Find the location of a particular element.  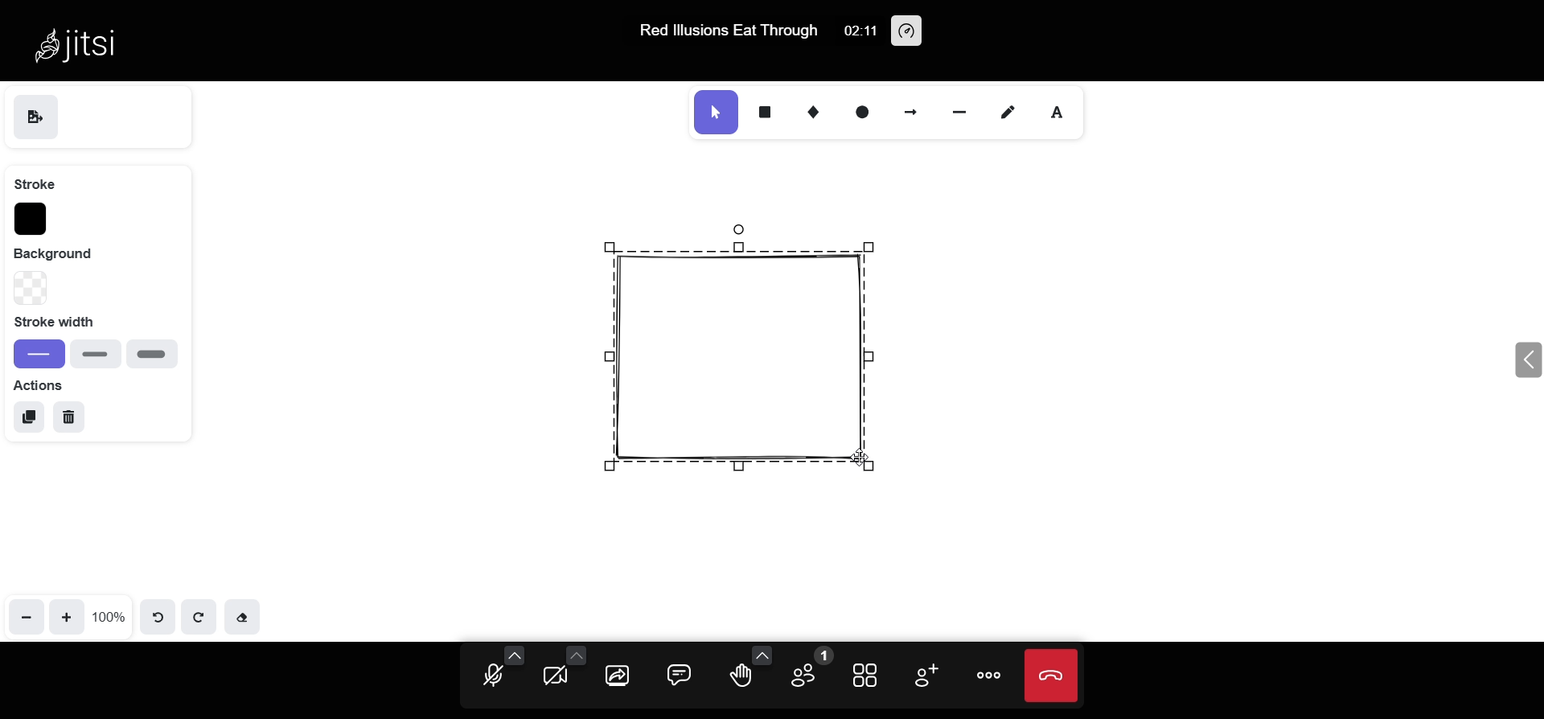

chat is located at coordinates (680, 673).